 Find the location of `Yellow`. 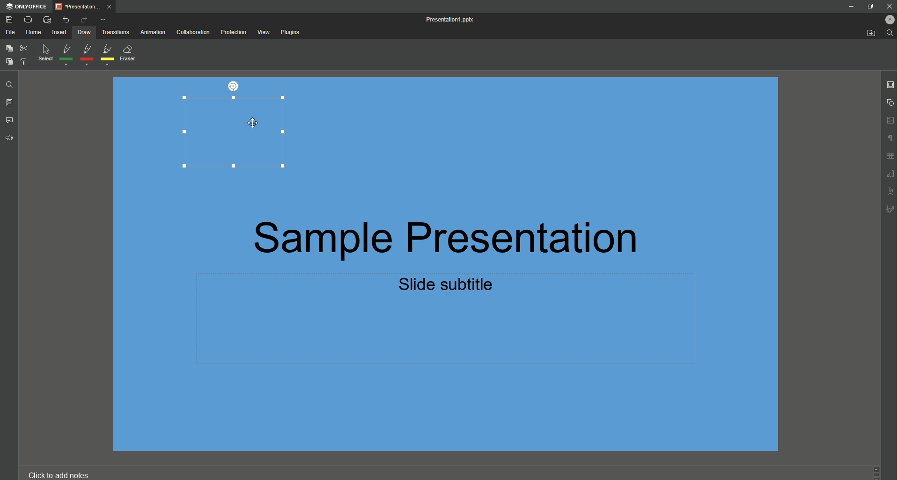

Yellow is located at coordinates (108, 55).